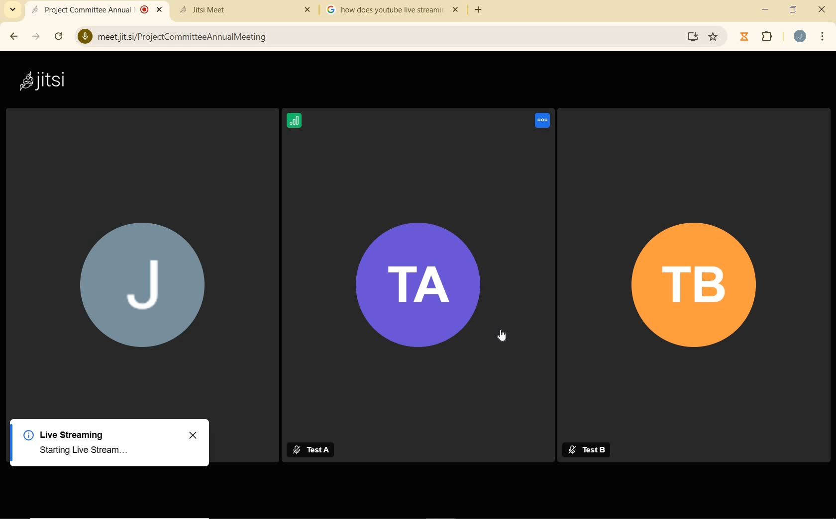  Describe the element at coordinates (705, 290) in the screenshot. I see `TB` at that location.